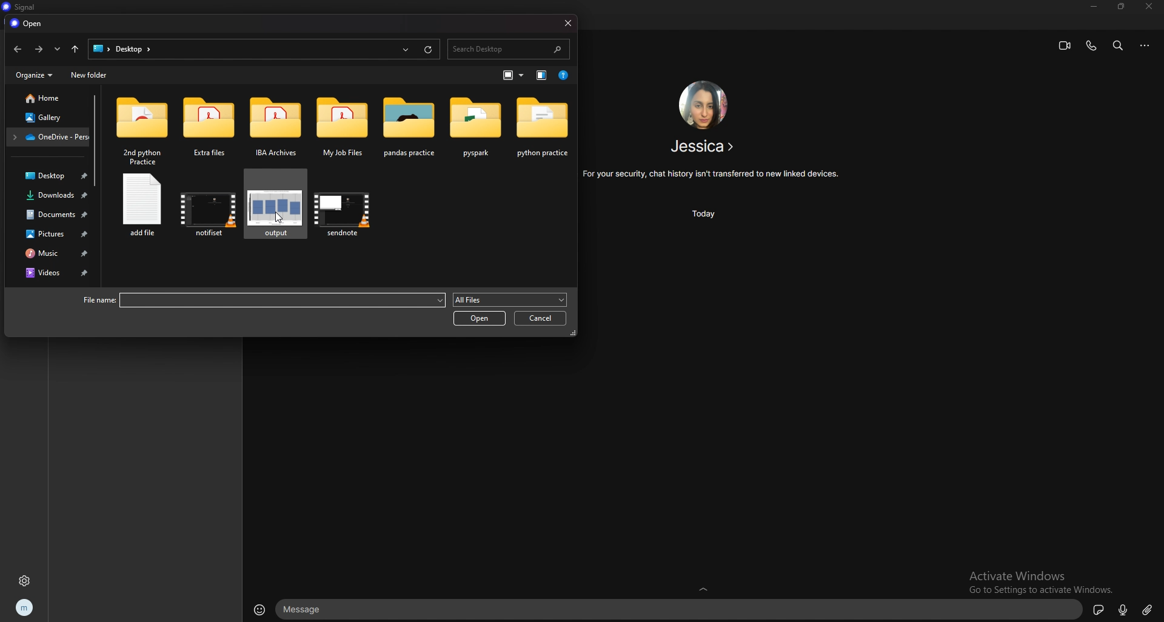  What do you see at coordinates (1091, 46) in the screenshot?
I see `voice call` at bounding box center [1091, 46].